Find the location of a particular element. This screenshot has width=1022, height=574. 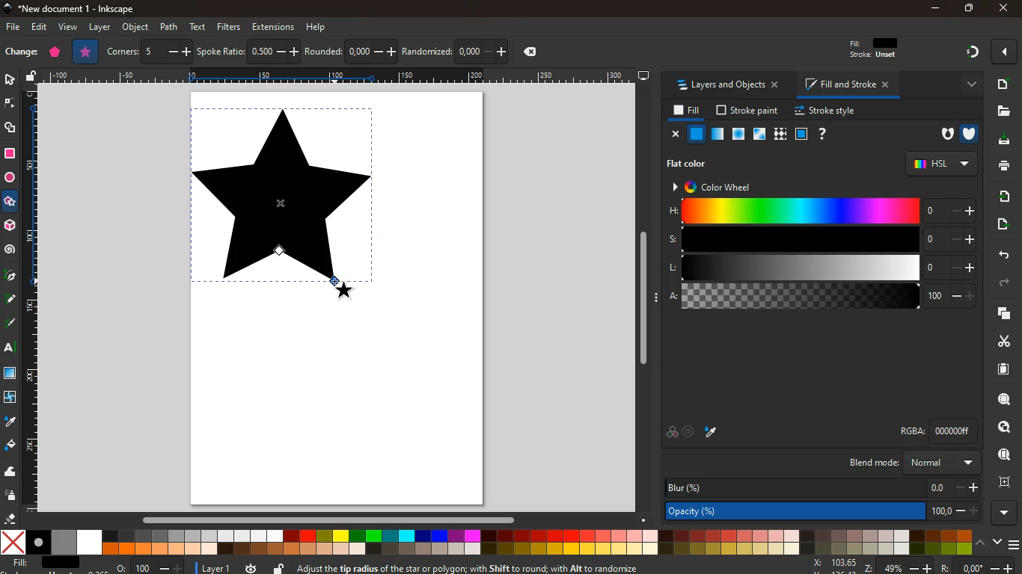

hsl is located at coordinates (941, 163).